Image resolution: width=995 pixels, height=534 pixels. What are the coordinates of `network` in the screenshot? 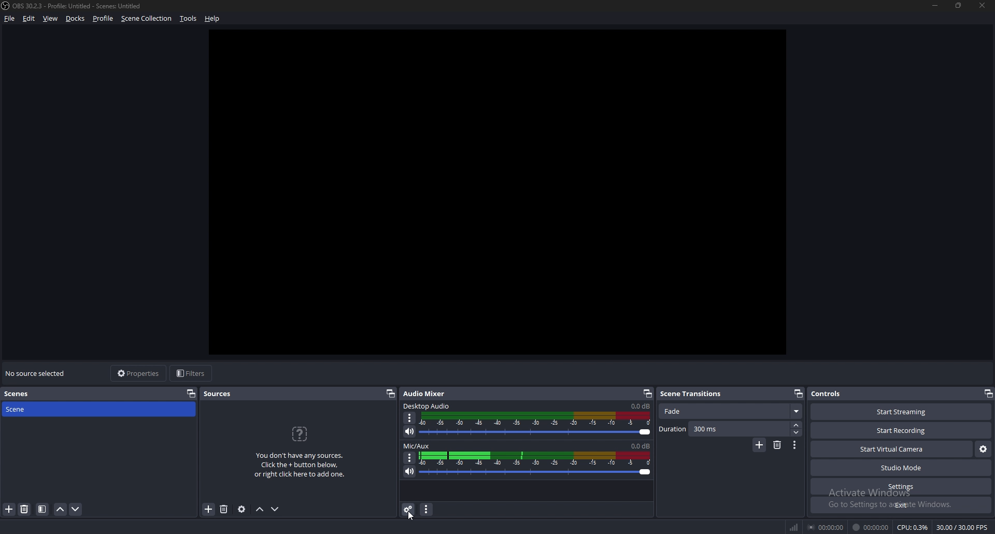 It's located at (795, 525).